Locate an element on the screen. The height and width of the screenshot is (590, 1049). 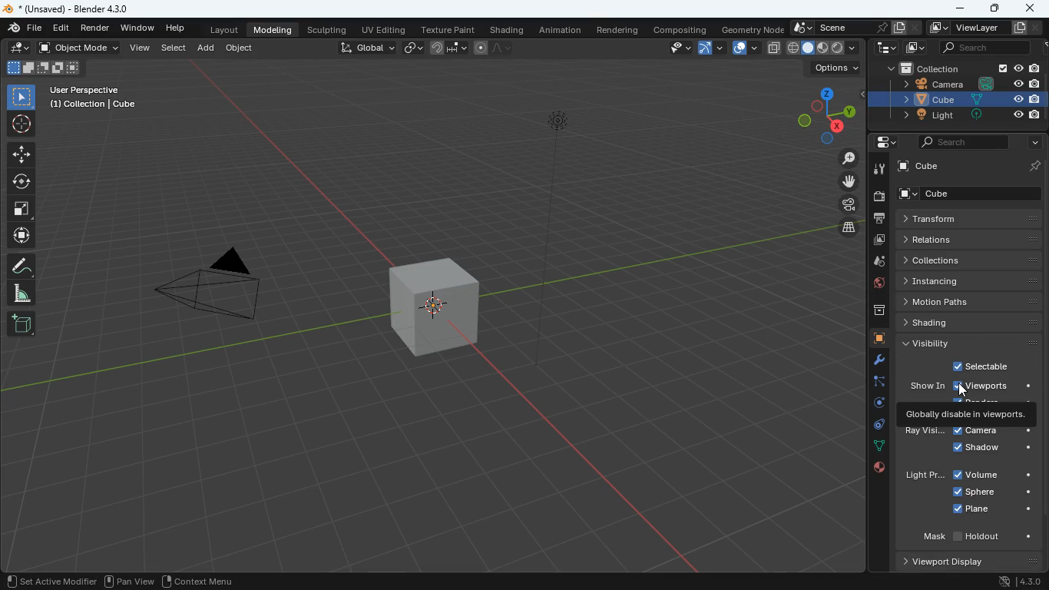
light is located at coordinates (570, 198).